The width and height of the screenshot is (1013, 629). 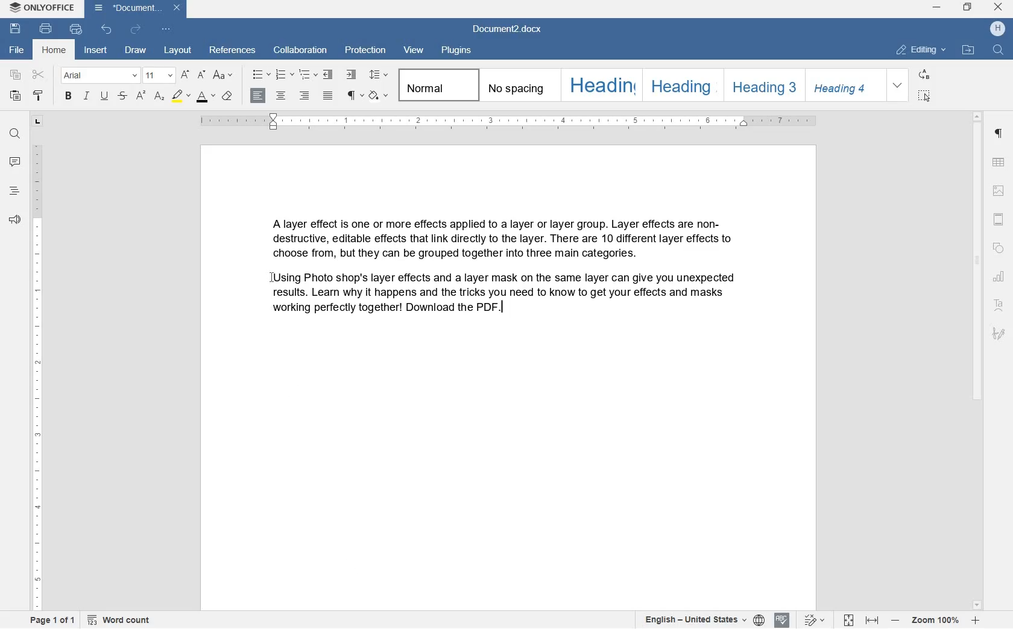 I want to click on HEADINGS, so click(x=14, y=191).